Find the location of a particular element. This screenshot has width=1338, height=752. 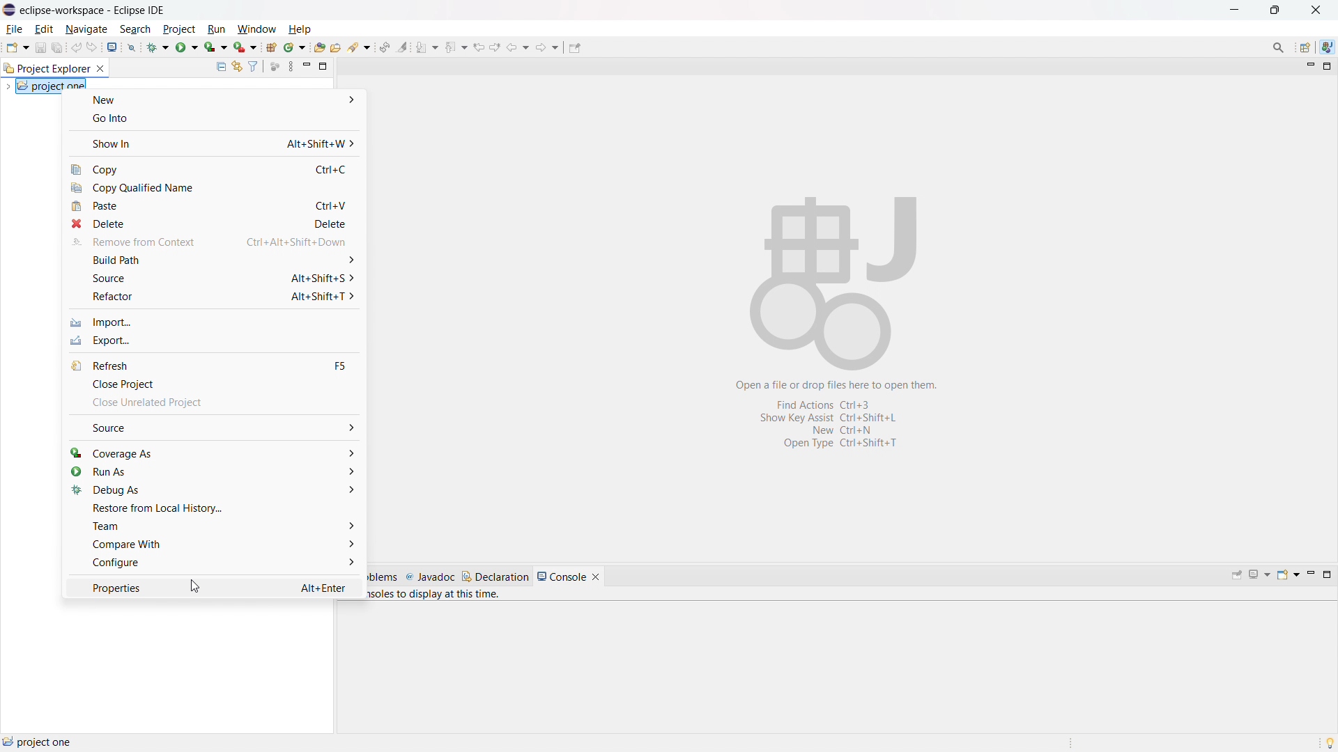

refresh is located at coordinates (214, 365).